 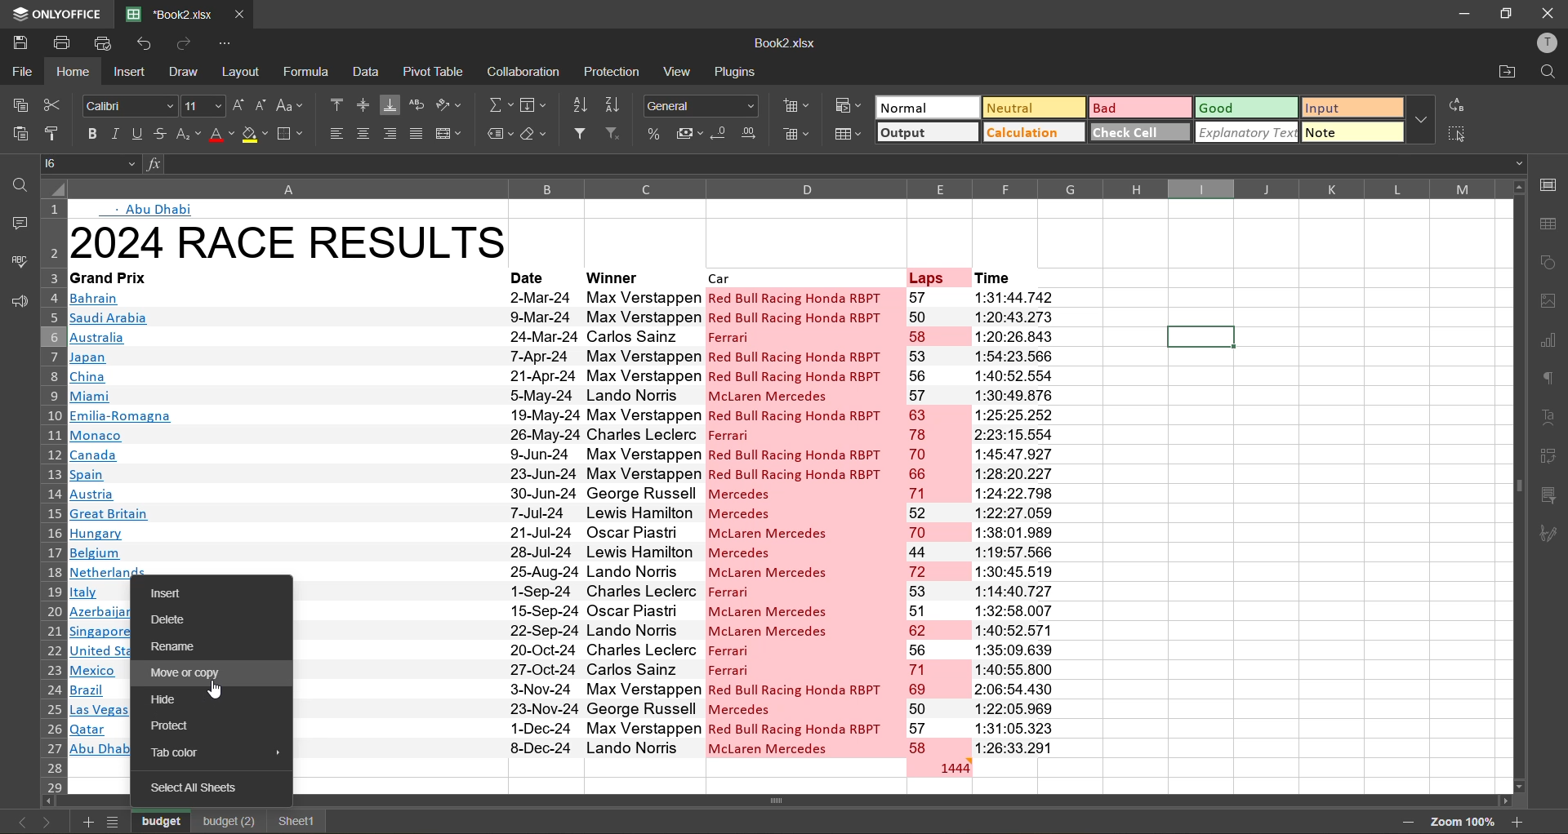 What do you see at coordinates (178, 594) in the screenshot?
I see `insert` at bounding box center [178, 594].